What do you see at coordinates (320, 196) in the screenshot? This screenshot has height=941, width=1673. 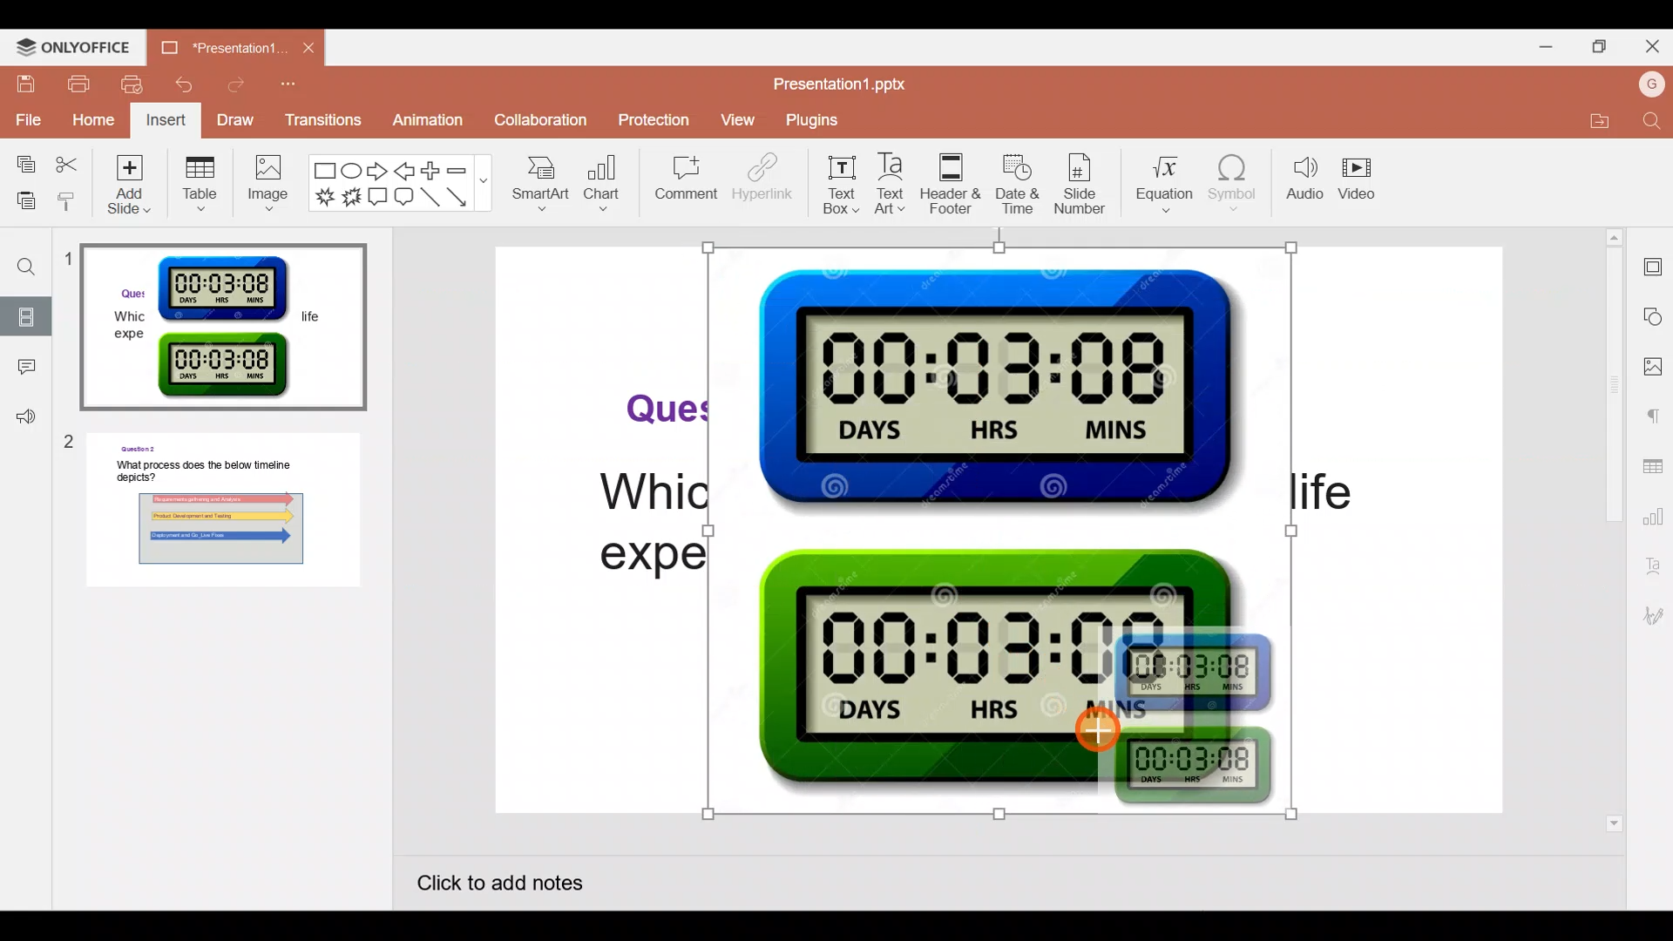 I see `Explosion 1` at bounding box center [320, 196].